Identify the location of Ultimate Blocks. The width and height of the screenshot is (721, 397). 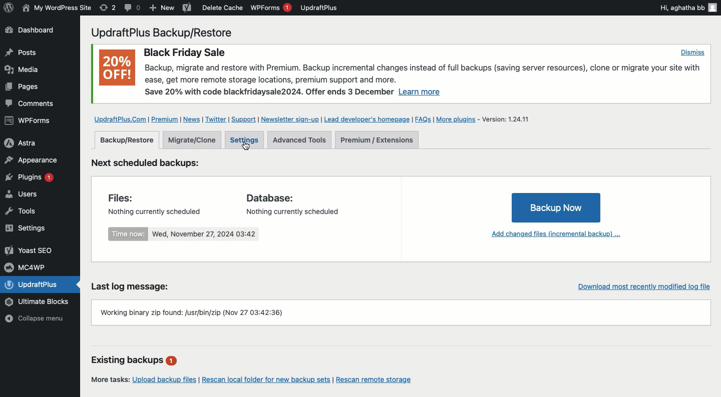
(39, 302).